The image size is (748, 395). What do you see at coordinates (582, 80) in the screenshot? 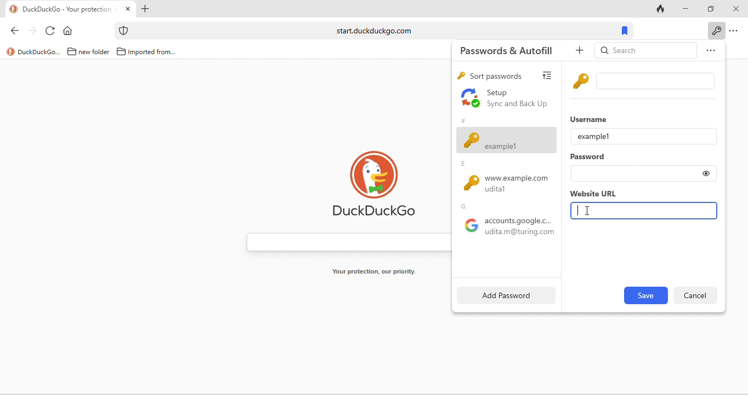
I see `key icon` at bounding box center [582, 80].